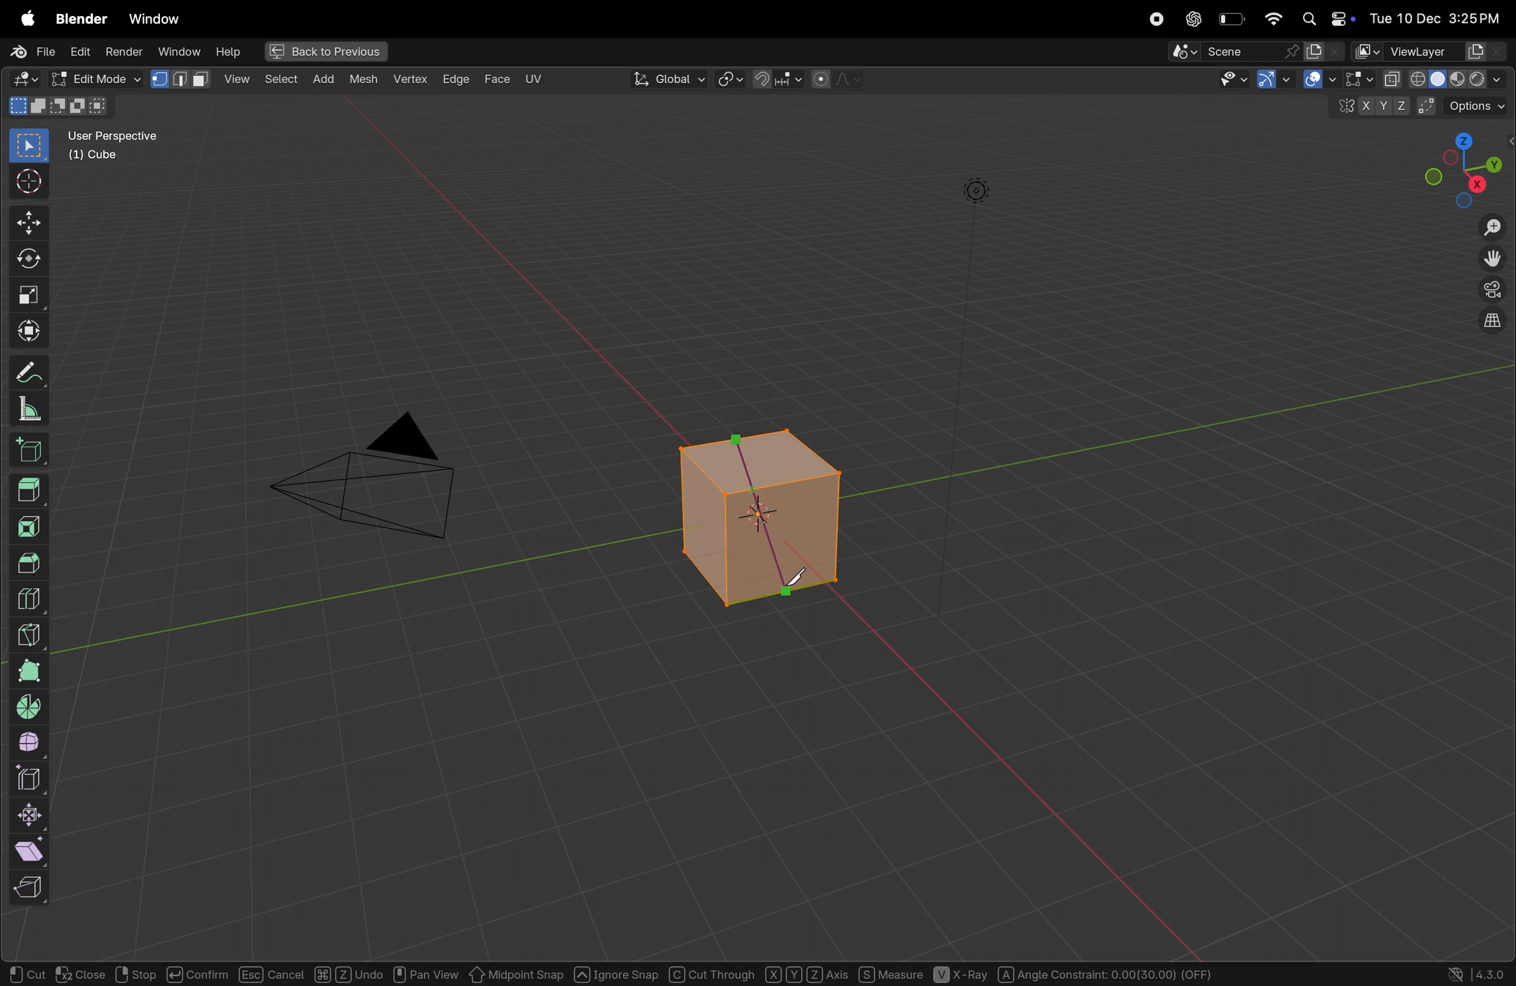  I want to click on 3d cube, so click(32, 453).